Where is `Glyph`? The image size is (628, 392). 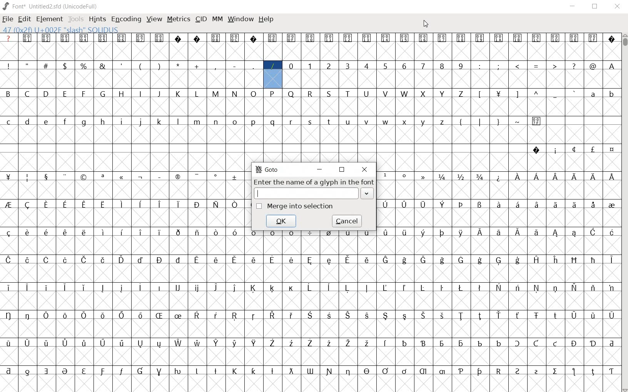
Glyph is located at coordinates (8, 38).